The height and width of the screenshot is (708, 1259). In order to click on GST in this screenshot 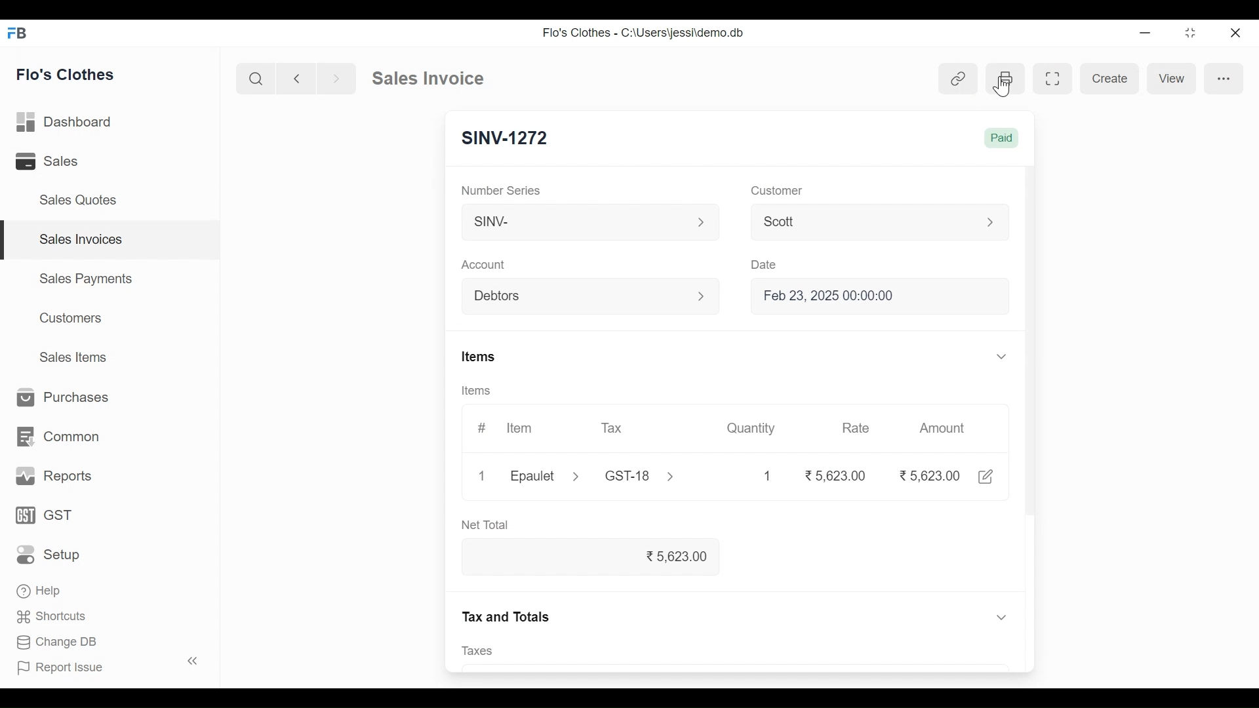, I will do `click(45, 514)`.